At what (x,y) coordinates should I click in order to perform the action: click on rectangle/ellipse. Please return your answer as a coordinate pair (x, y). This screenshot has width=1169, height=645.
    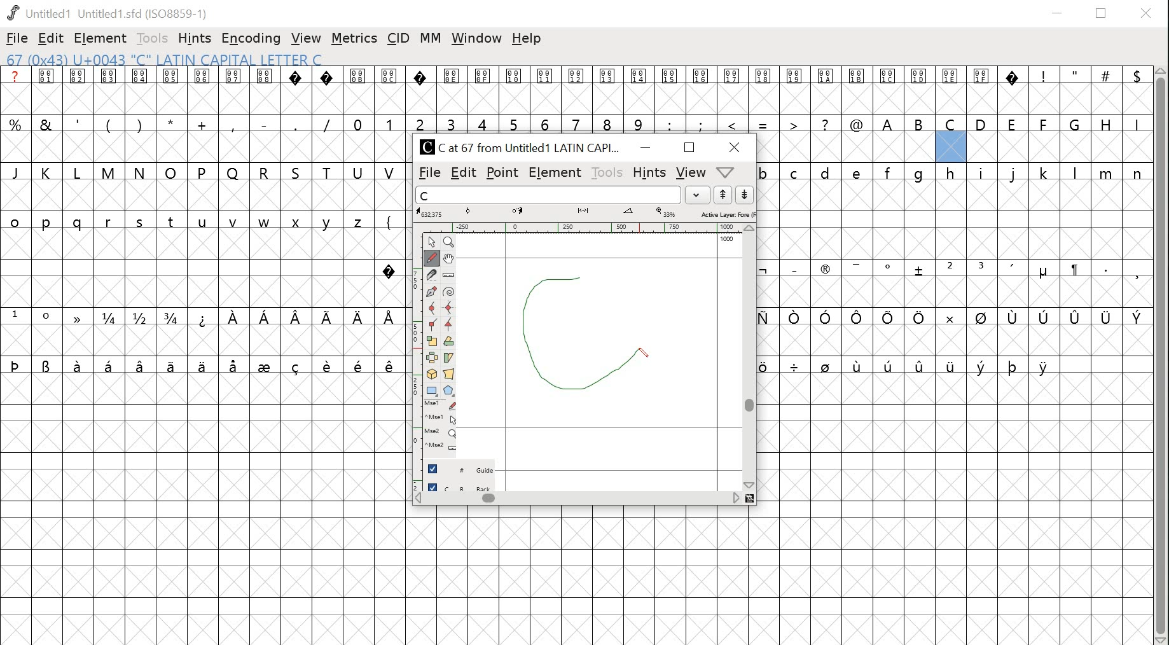
    Looking at the image, I should click on (434, 391).